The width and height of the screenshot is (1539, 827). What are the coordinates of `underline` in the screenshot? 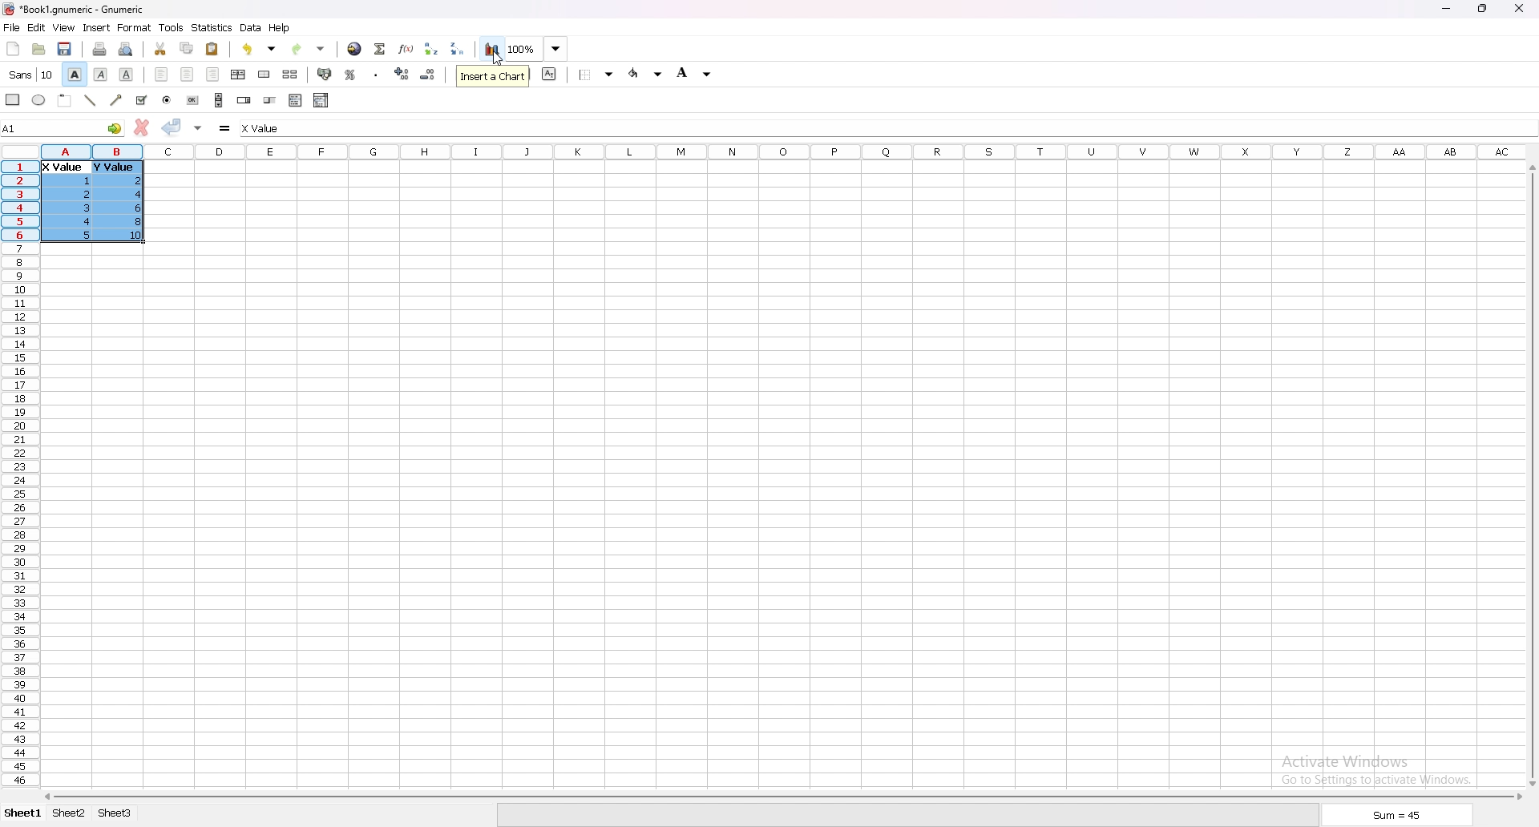 It's located at (126, 75).